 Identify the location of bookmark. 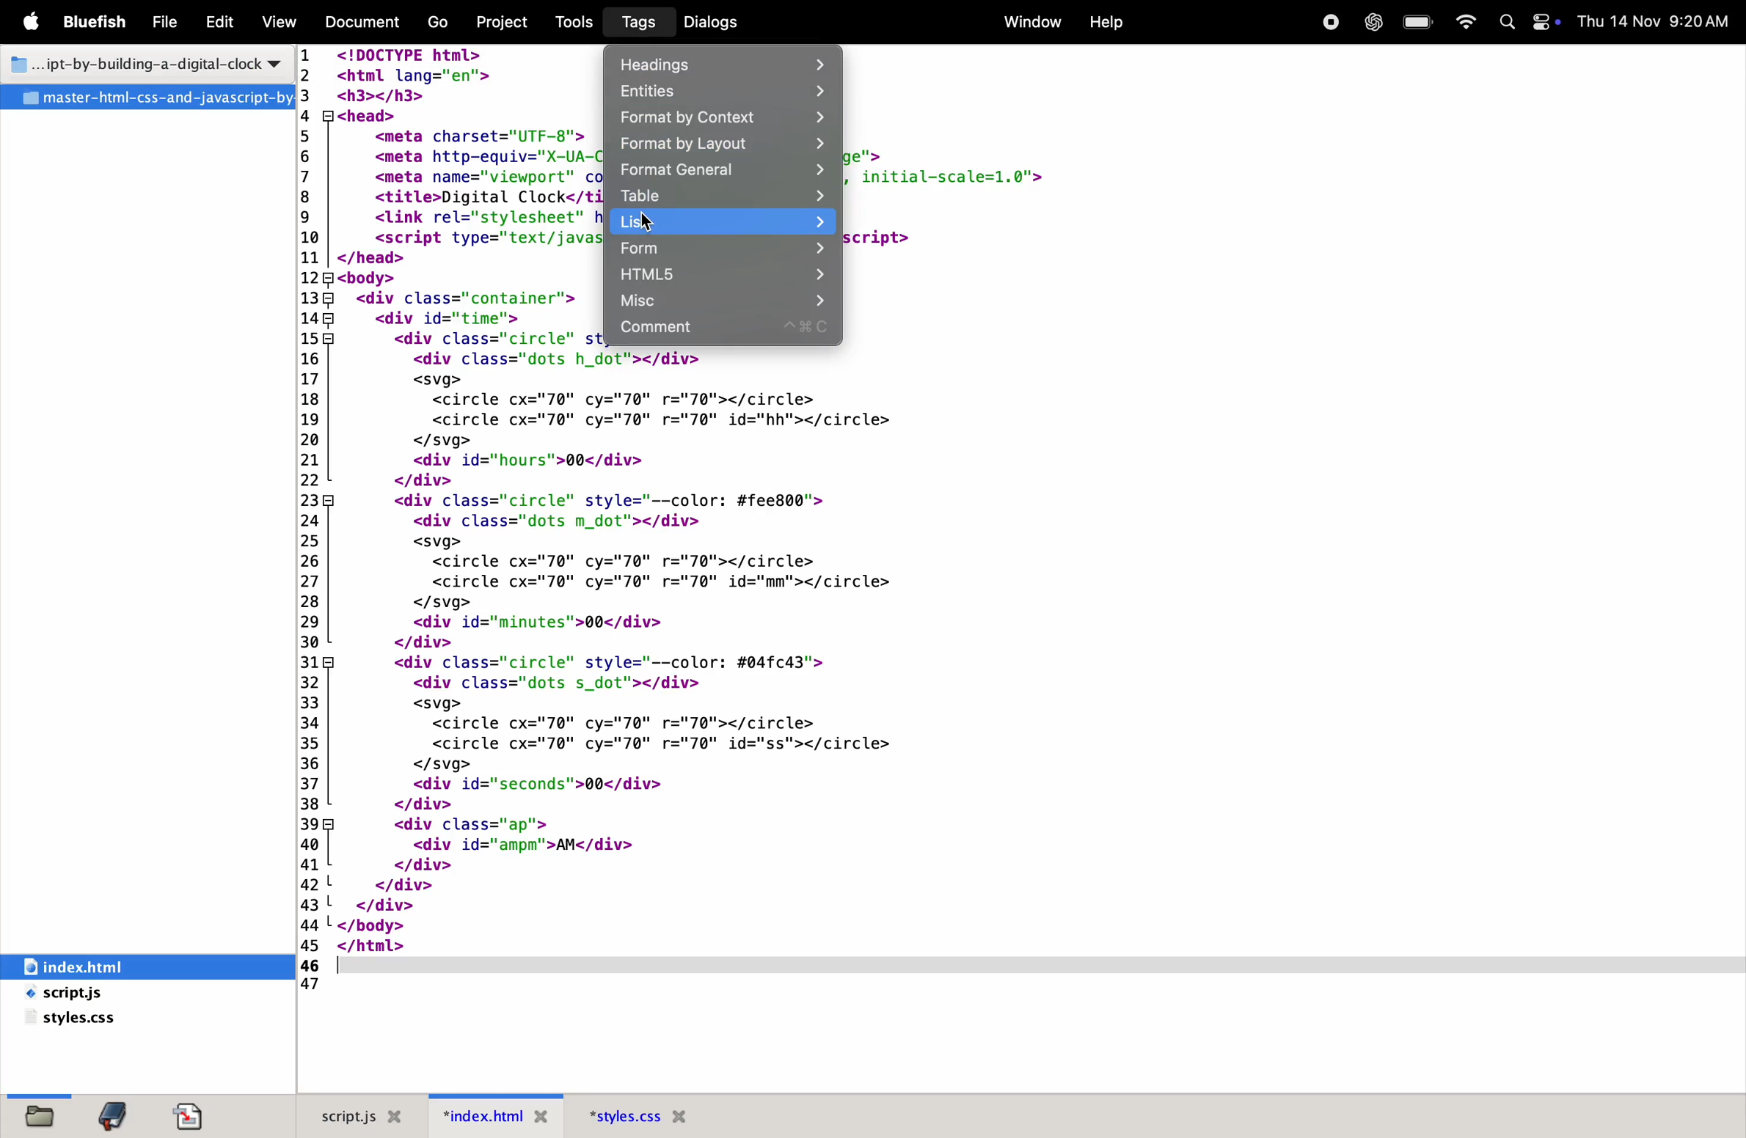
(114, 1117).